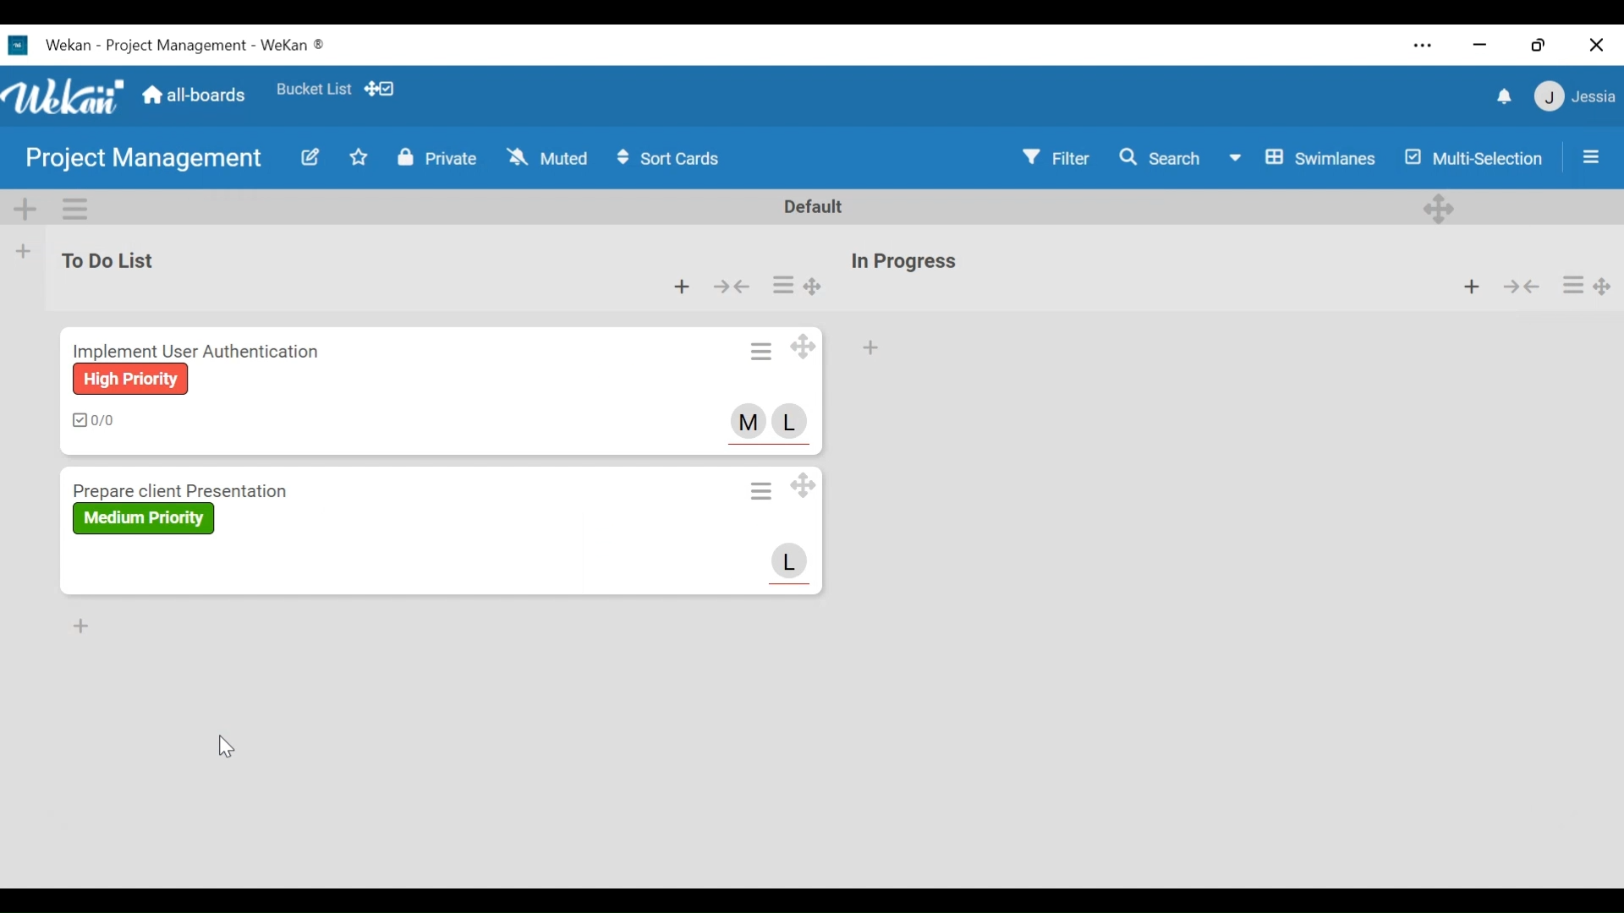 Image resolution: width=1624 pixels, height=913 pixels. Describe the element at coordinates (760, 491) in the screenshot. I see `card actions` at that location.